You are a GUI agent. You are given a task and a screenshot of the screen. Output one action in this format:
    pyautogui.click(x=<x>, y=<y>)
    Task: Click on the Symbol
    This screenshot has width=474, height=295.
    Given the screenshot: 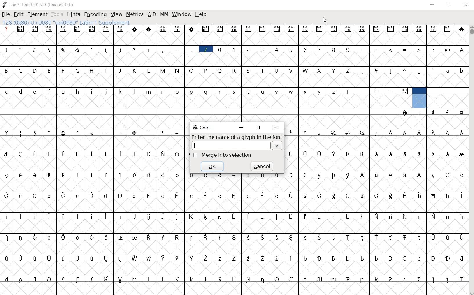 What is the action you would take?
    pyautogui.click(x=221, y=195)
    